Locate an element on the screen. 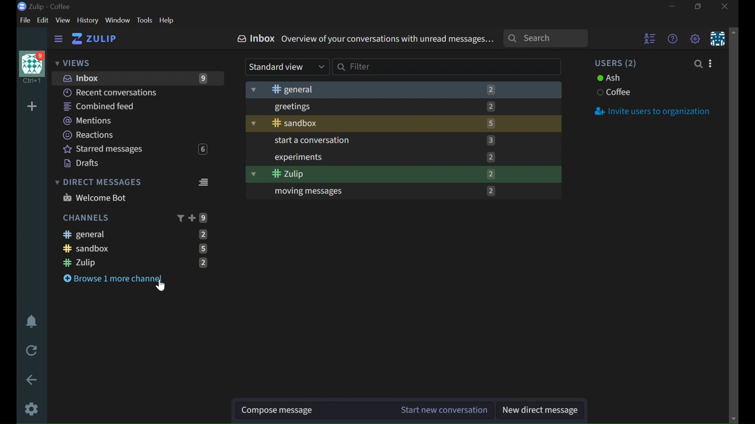  WELCOME BOT is located at coordinates (132, 197).